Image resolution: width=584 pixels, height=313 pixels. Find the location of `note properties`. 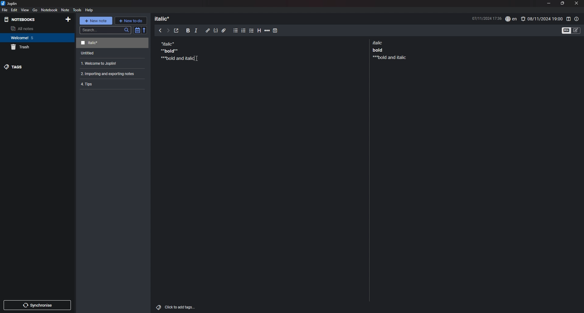

note properties is located at coordinates (577, 19).